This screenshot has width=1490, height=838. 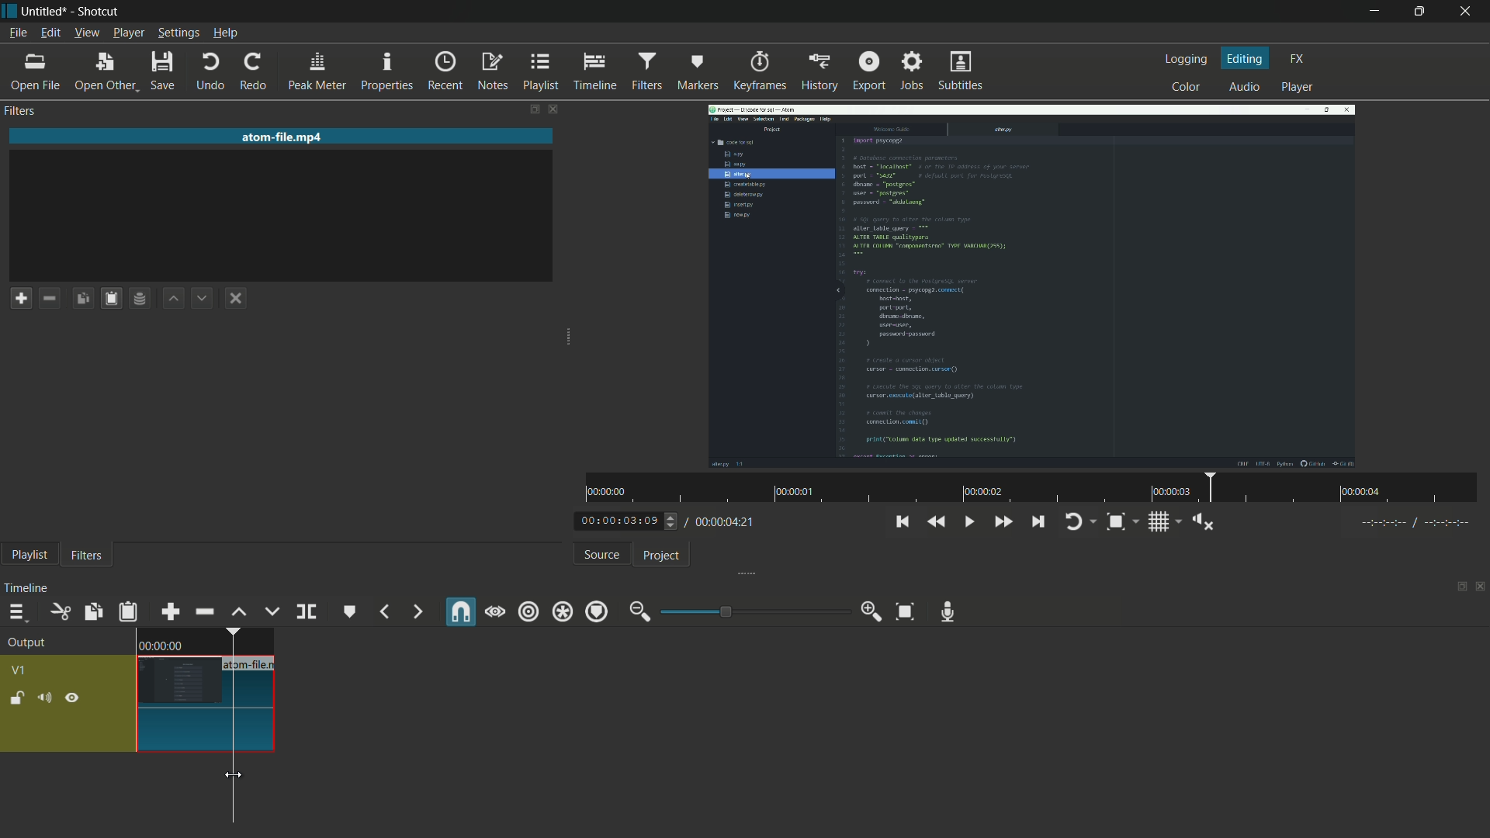 What do you see at coordinates (35, 72) in the screenshot?
I see `open file` at bounding box center [35, 72].